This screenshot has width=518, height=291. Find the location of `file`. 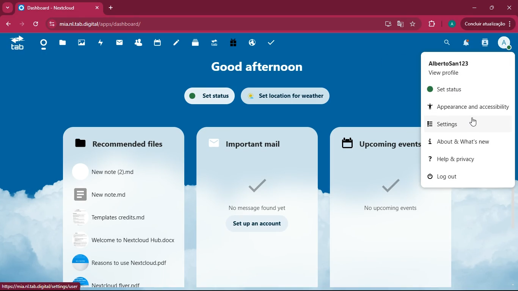

file is located at coordinates (115, 193).